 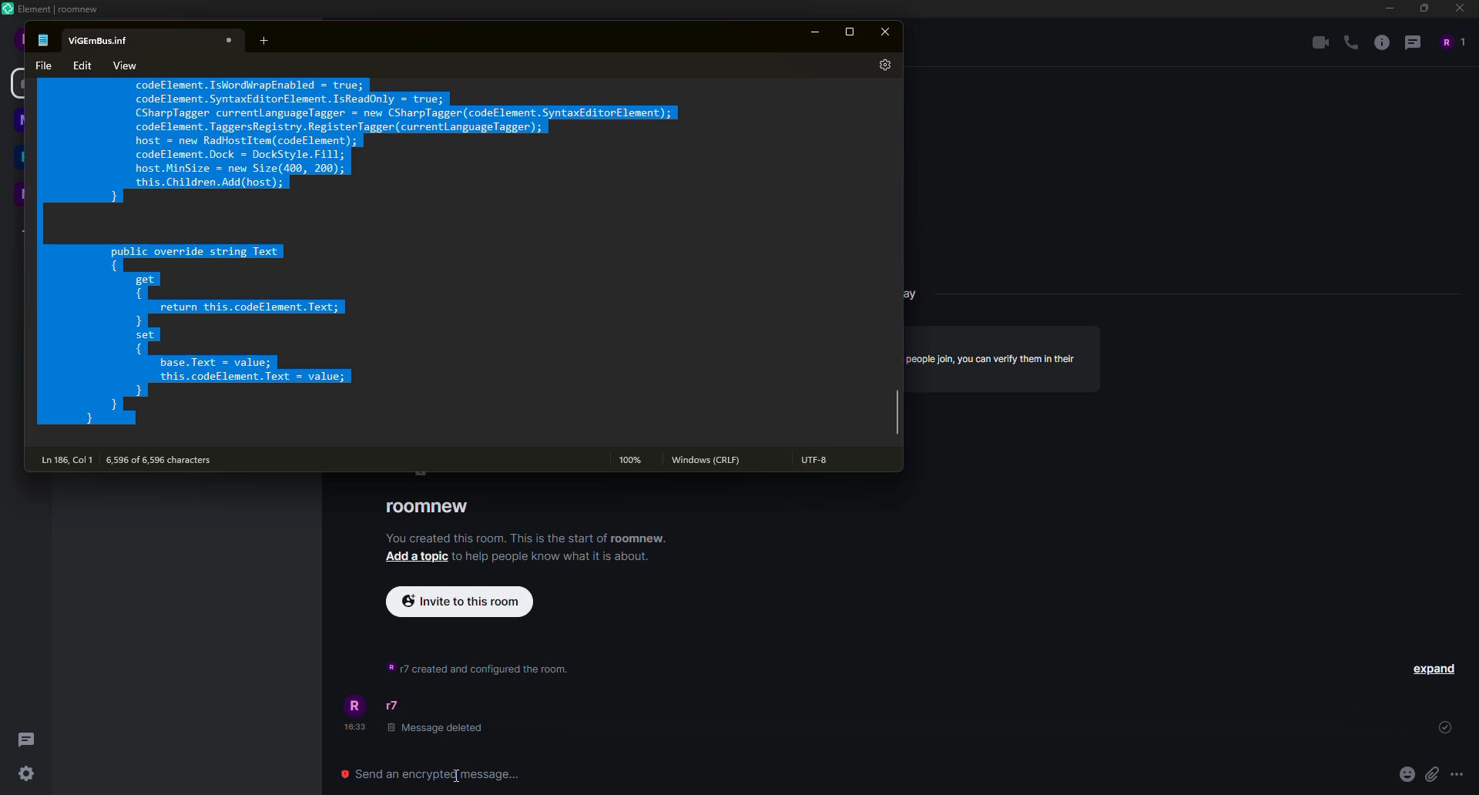 I want to click on voice call, so click(x=1348, y=43).